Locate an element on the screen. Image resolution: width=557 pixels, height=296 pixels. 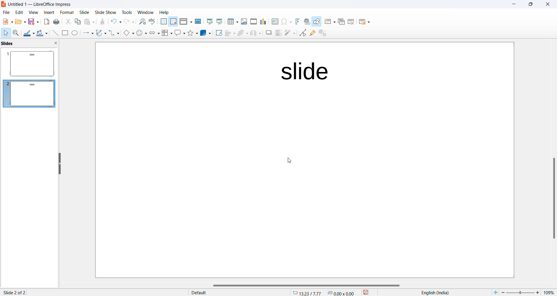
cursor is located at coordinates (292, 162).